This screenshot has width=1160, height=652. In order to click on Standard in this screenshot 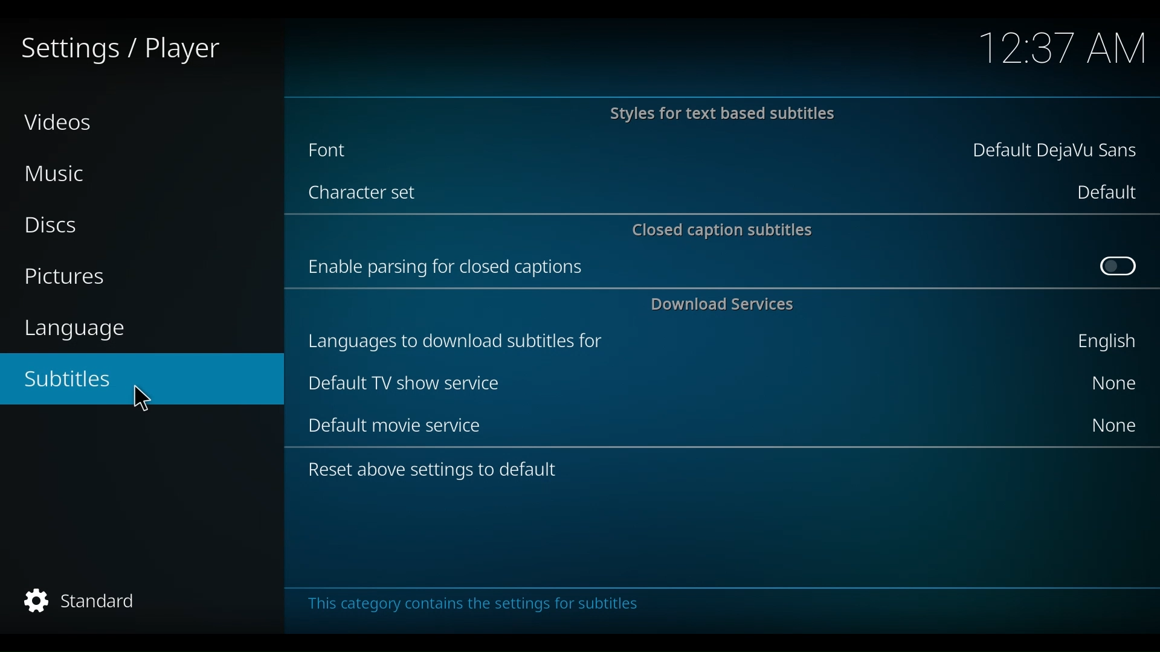, I will do `click(77, 602)`.